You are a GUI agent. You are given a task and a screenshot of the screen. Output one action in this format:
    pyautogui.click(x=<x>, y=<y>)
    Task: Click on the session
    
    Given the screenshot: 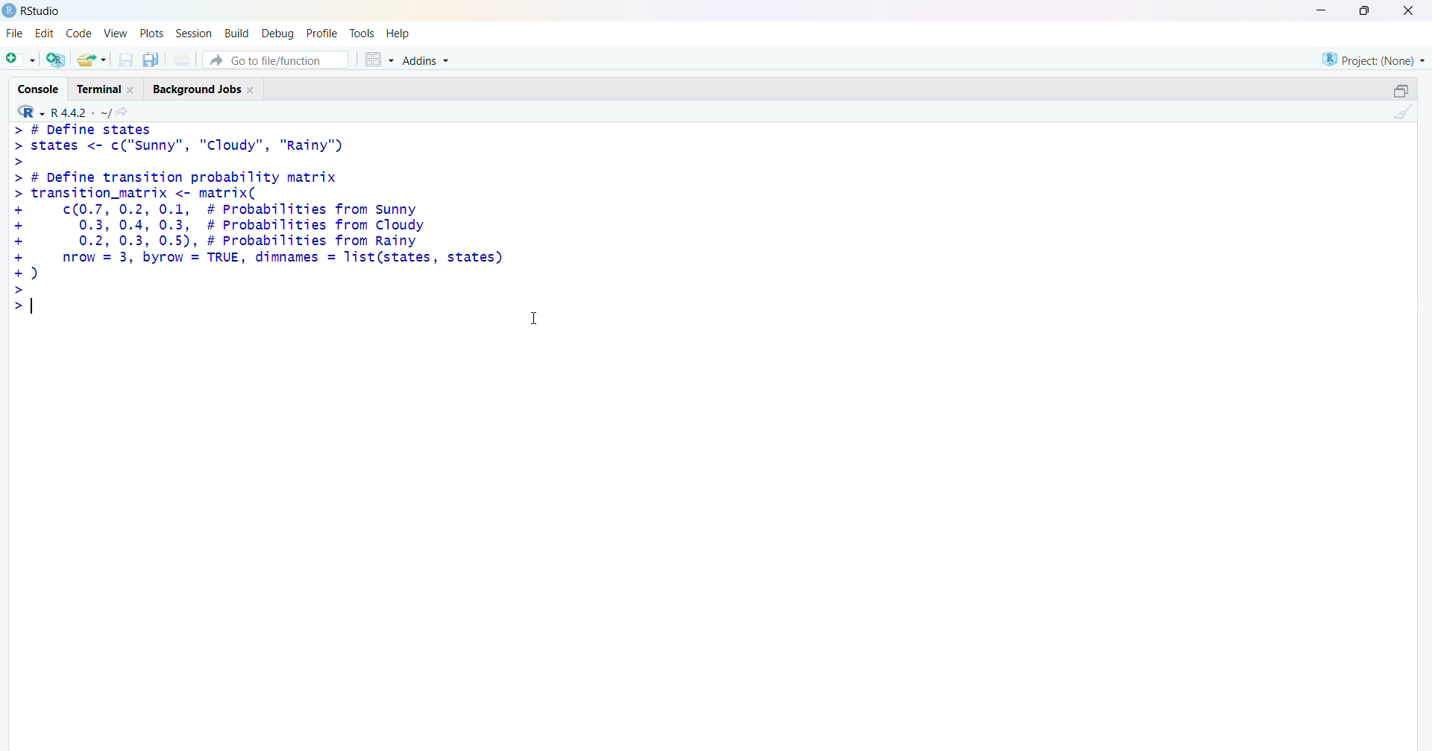 What is the action you would take?
    pyautogui.click(x=195, y=33)
    